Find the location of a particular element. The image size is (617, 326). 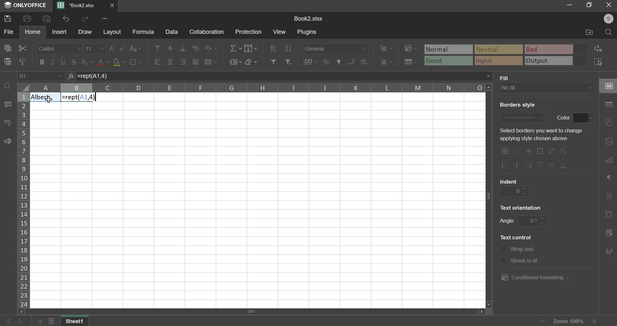

fill is located at coordinates (250, 48).